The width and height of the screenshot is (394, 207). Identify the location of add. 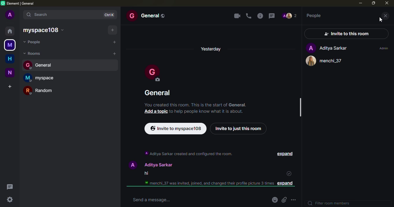
(114, 42).